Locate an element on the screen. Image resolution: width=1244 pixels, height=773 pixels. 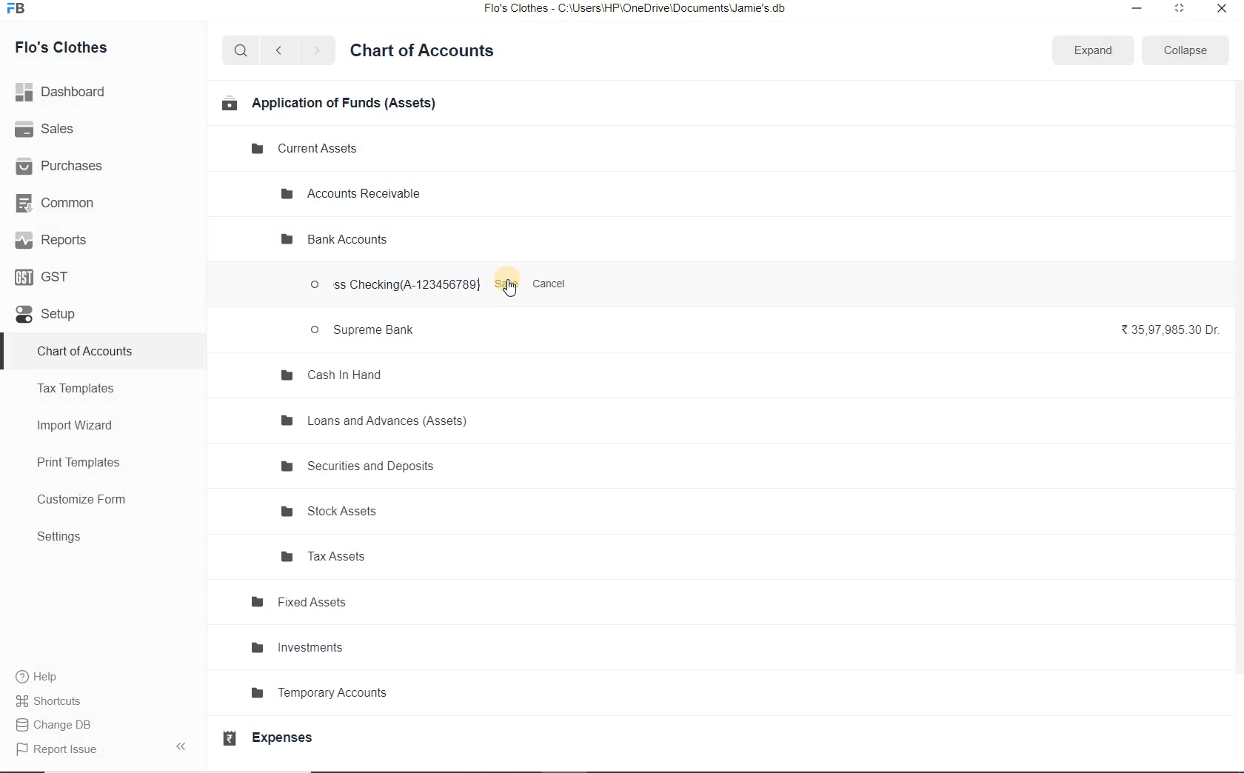
Temporary Accounts is located at coordinates (360, 696).